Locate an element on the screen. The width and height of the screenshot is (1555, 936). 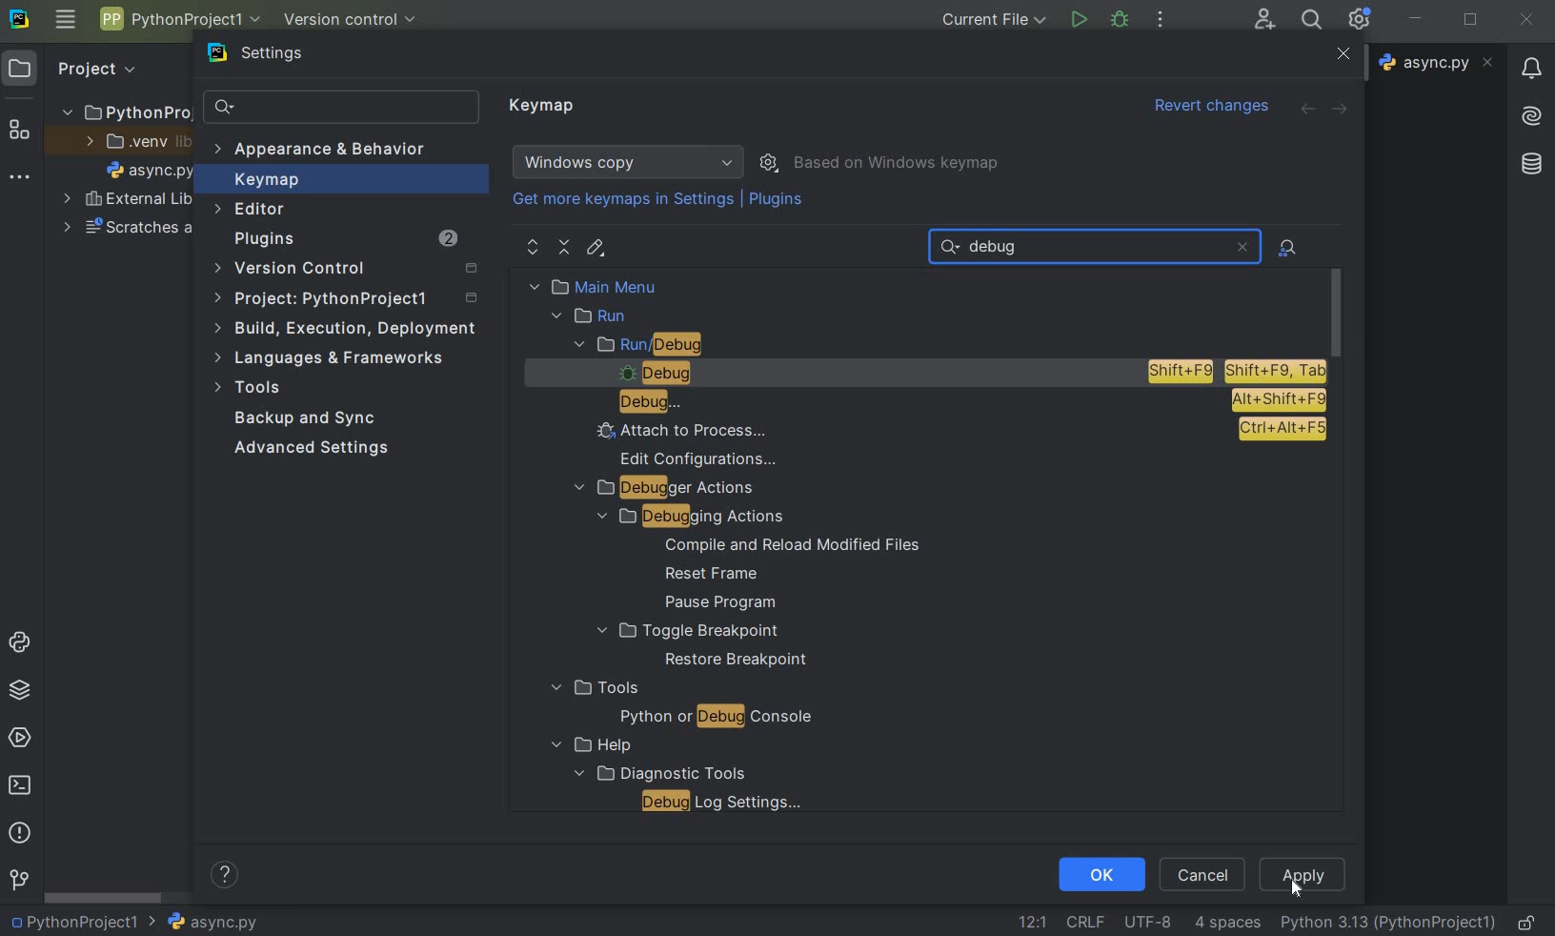
AI asistant is located at coordinates (1529, 111).